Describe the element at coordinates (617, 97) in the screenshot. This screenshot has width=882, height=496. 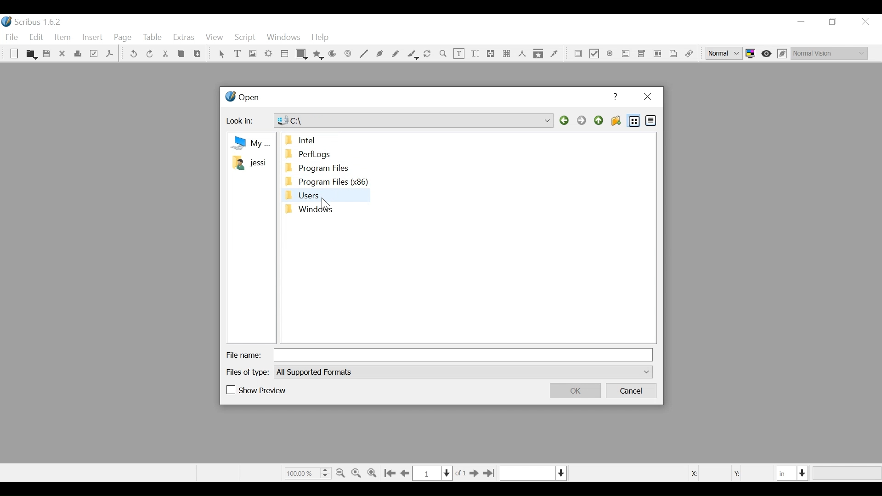
I see `Help` at that location.